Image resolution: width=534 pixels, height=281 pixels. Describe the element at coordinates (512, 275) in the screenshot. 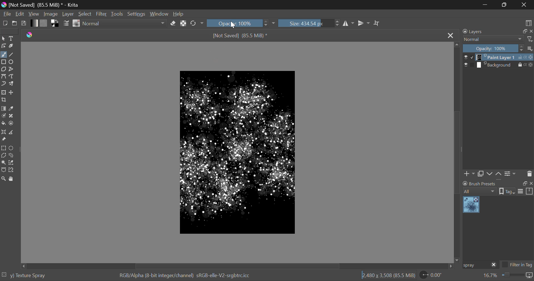

I see `zoom slider` at that location.